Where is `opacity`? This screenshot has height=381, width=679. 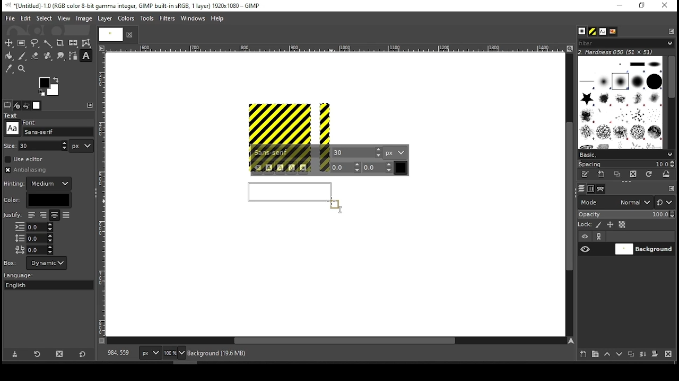 opacity is located at coordinates (625, 215).